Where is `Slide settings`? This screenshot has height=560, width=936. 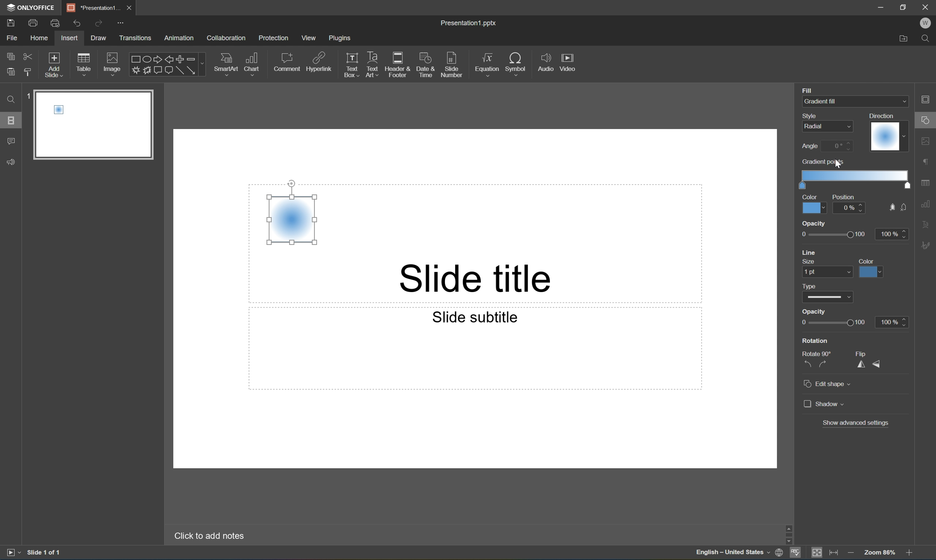 Slide settings is located at coordinates (928, 99).